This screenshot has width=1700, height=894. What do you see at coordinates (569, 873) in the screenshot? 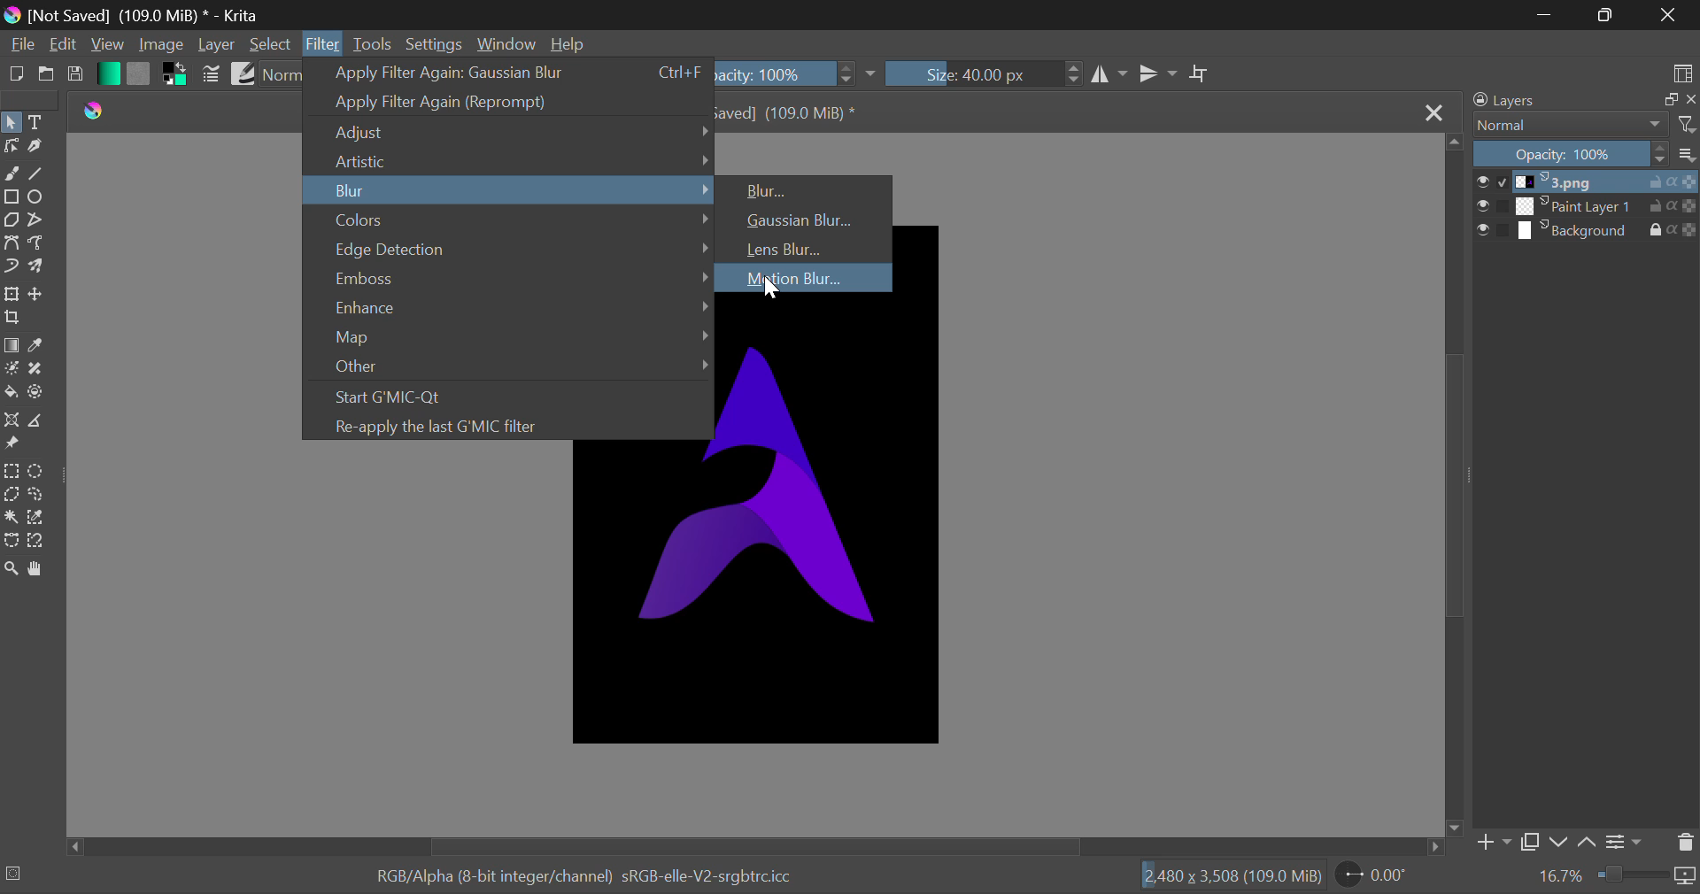
I see `RGB/Alpha (8-bit integer/channel) sRGB-elle-V2-srgbtrc.icc` at bounding box center [569, 873].